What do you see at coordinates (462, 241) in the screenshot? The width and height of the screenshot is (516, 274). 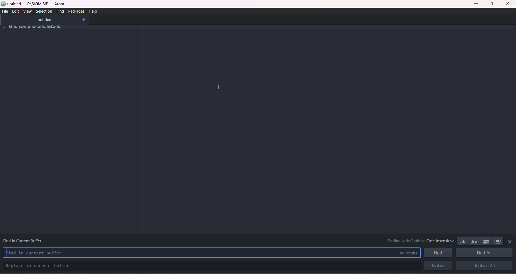 I see `use regex` at bounding box center [462, 241].